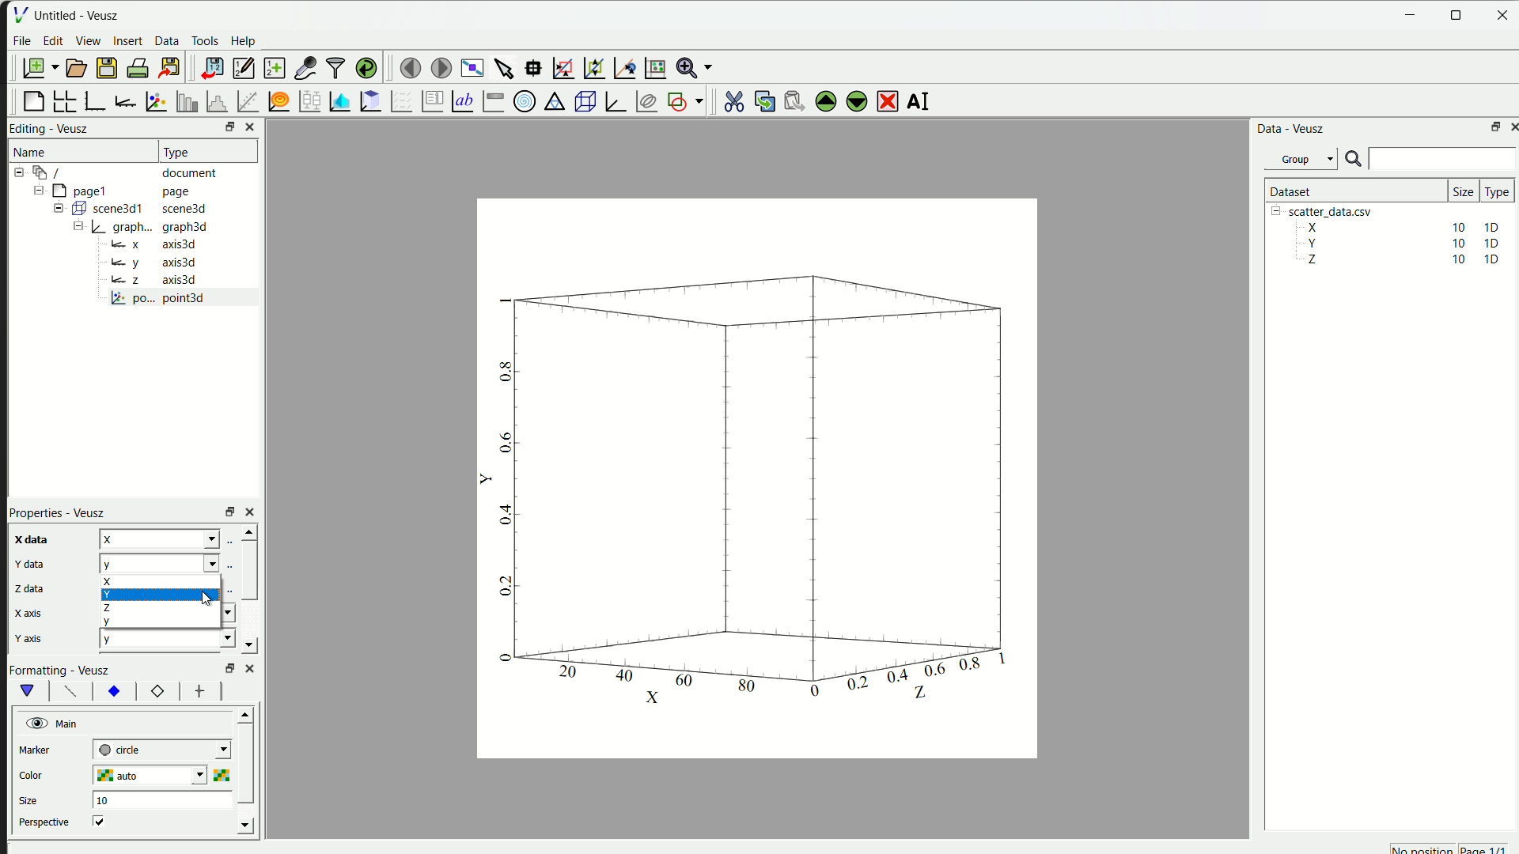  Describe the element at coordinates (214, 101) in the screenshot. I see `histogram of dataset` at that location.